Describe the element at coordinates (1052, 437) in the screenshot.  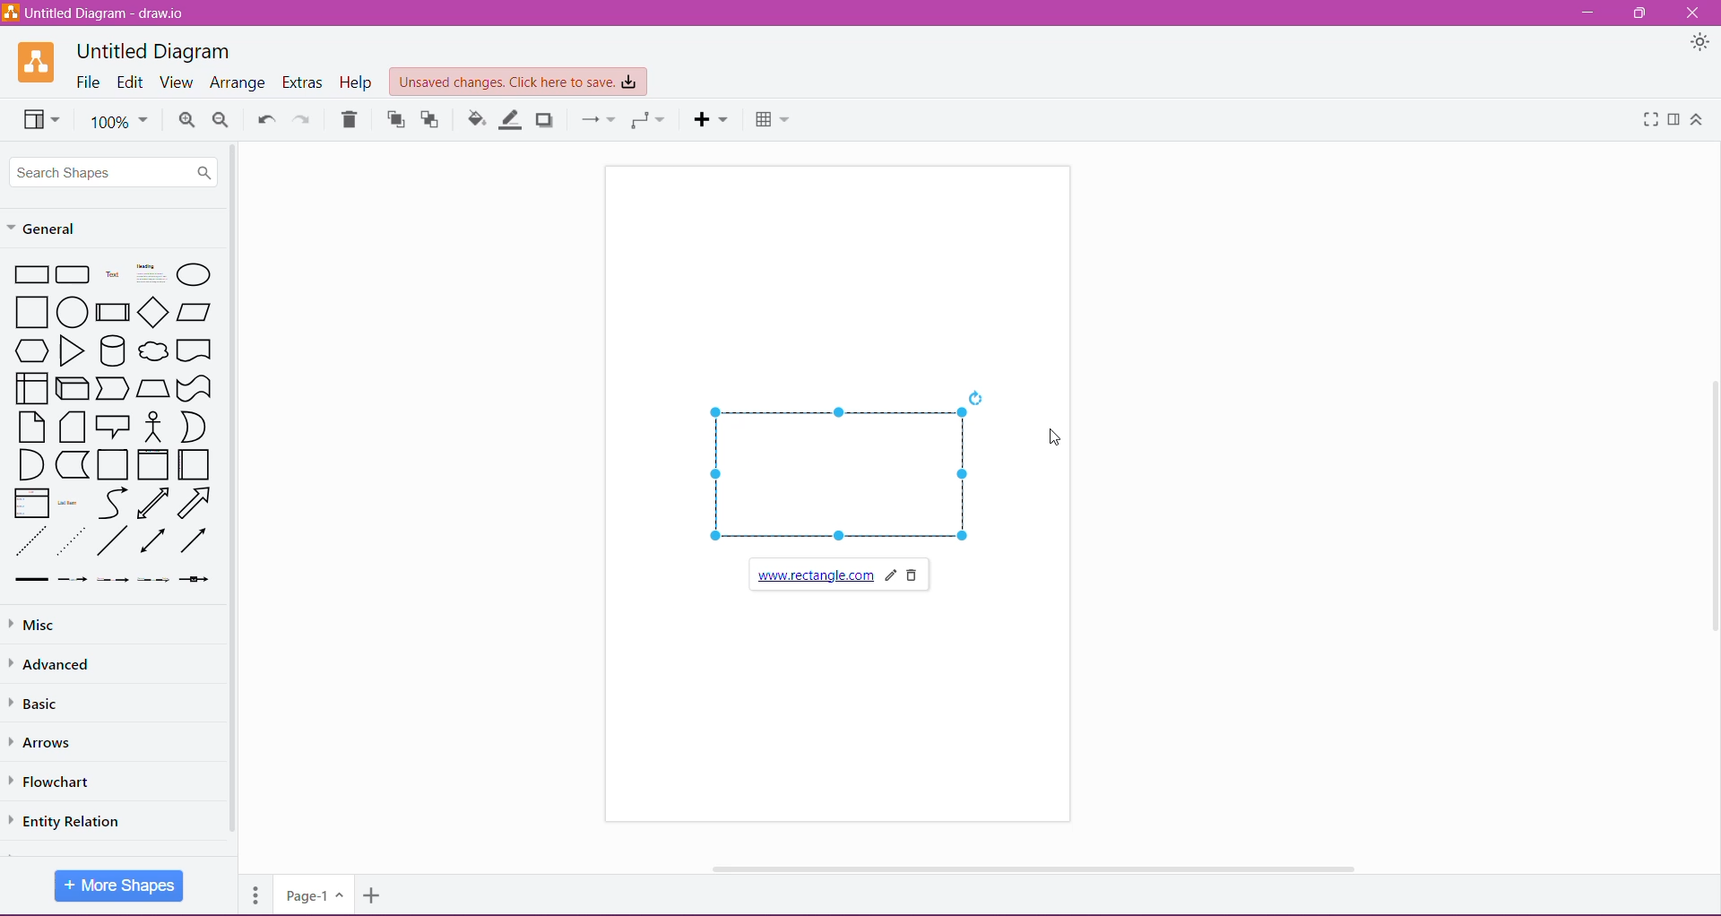
I see `Cursor` at that location.